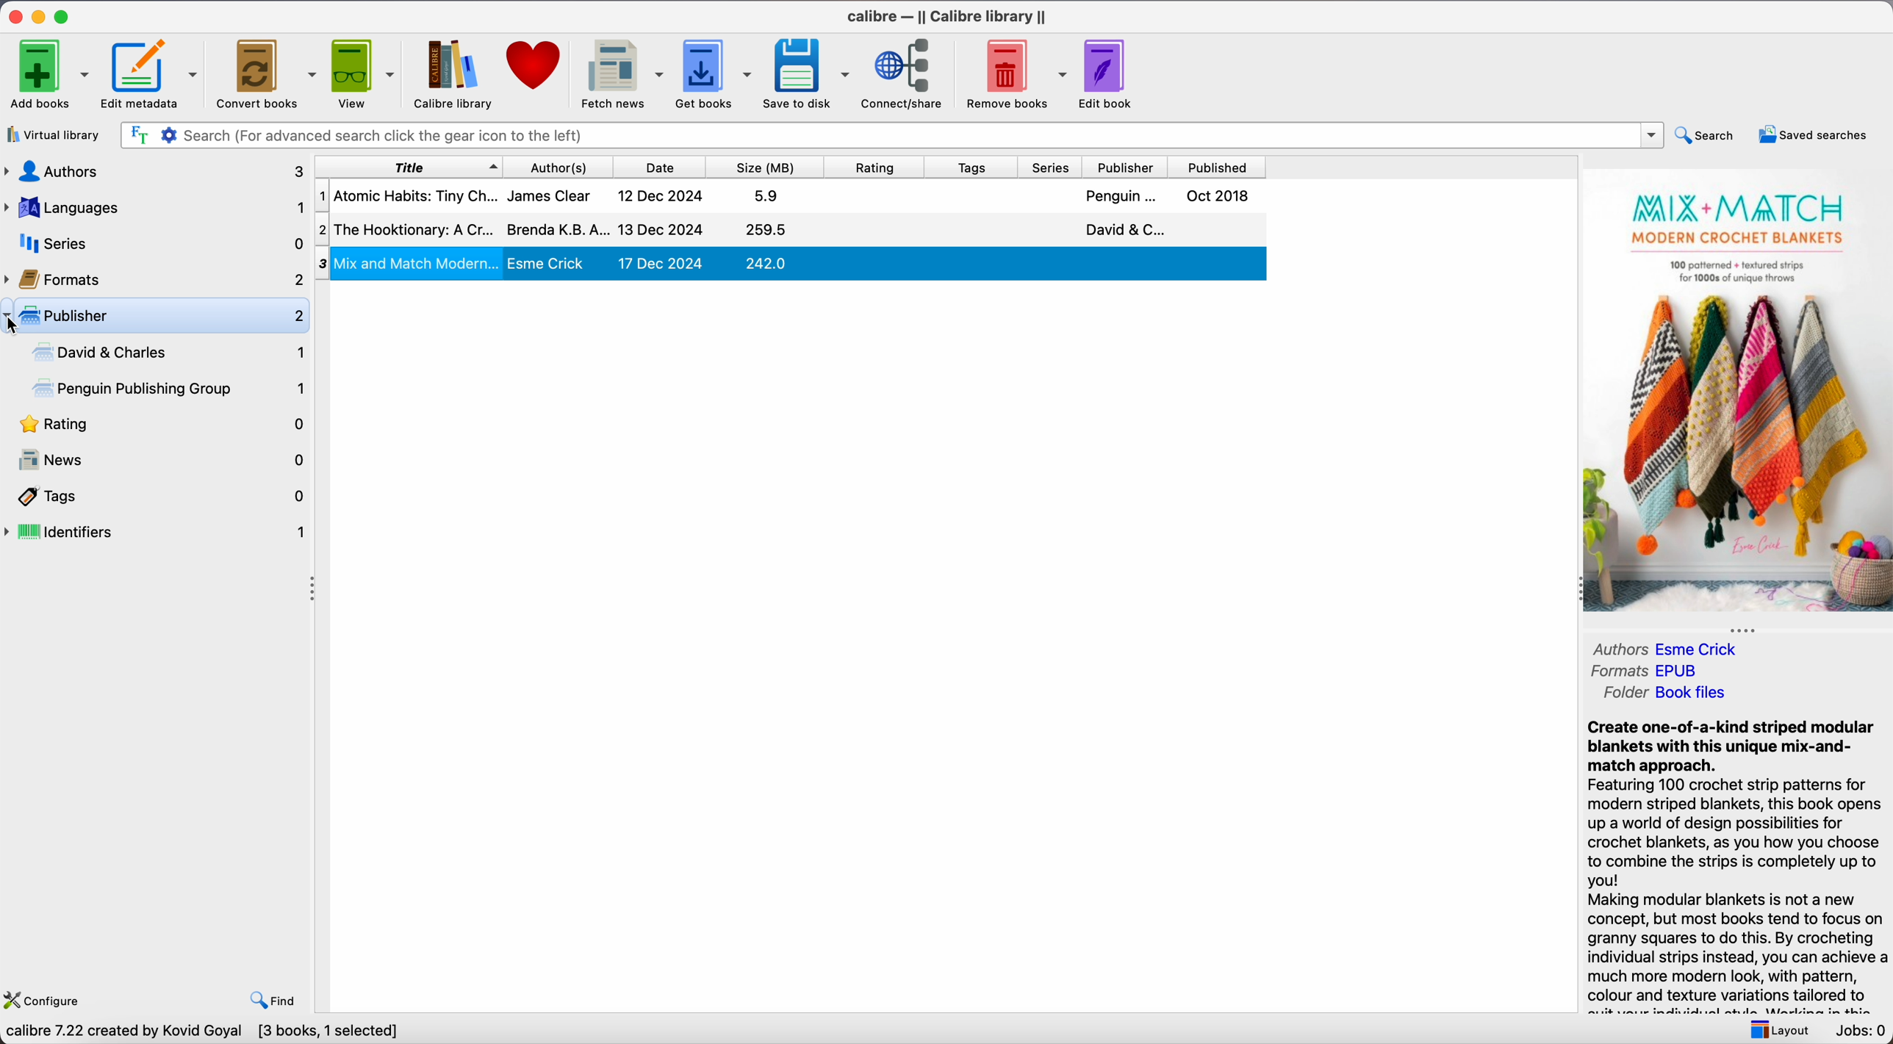  I want to click on donate, so click(535, 67).